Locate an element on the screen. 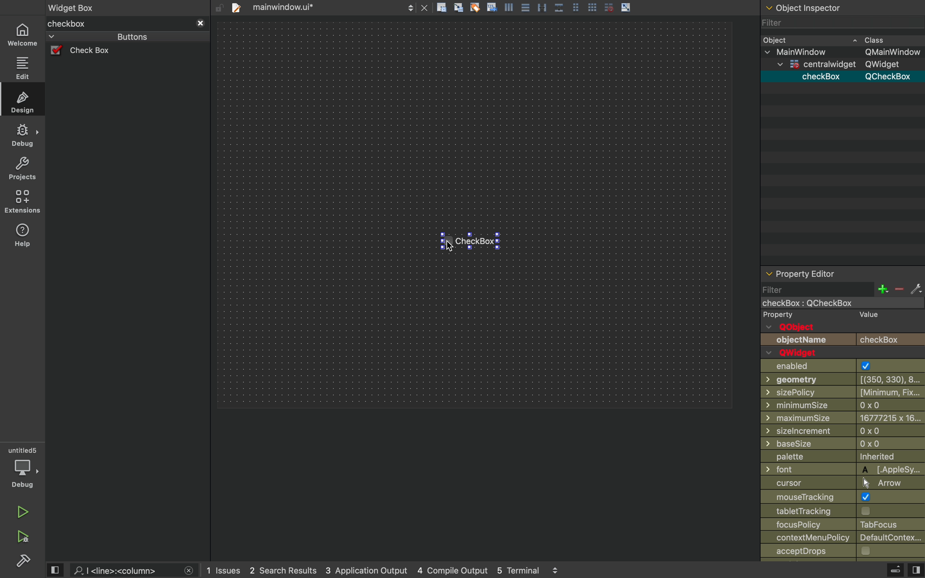 The image size is (925, 578). Value is located at coordinates (869, 315).